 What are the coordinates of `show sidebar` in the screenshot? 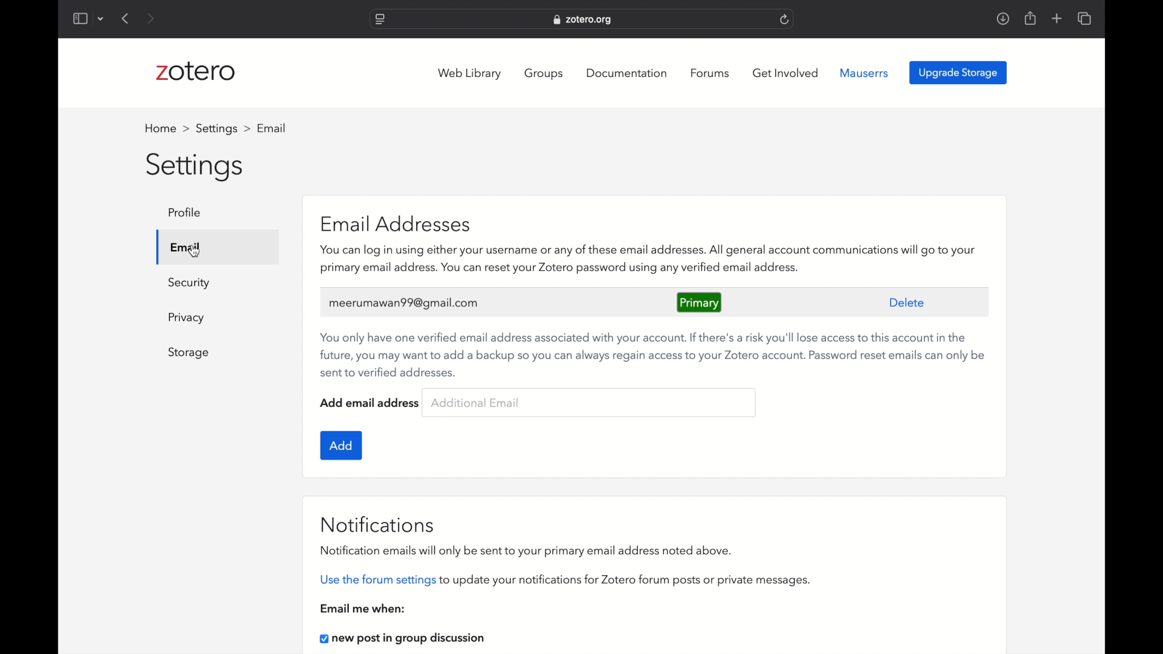 It's located at (79, 18).